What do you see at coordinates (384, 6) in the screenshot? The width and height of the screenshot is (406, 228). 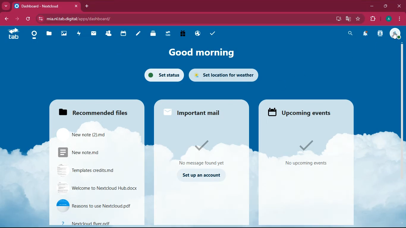 I see `maximize` at bounding box center [384, 6].